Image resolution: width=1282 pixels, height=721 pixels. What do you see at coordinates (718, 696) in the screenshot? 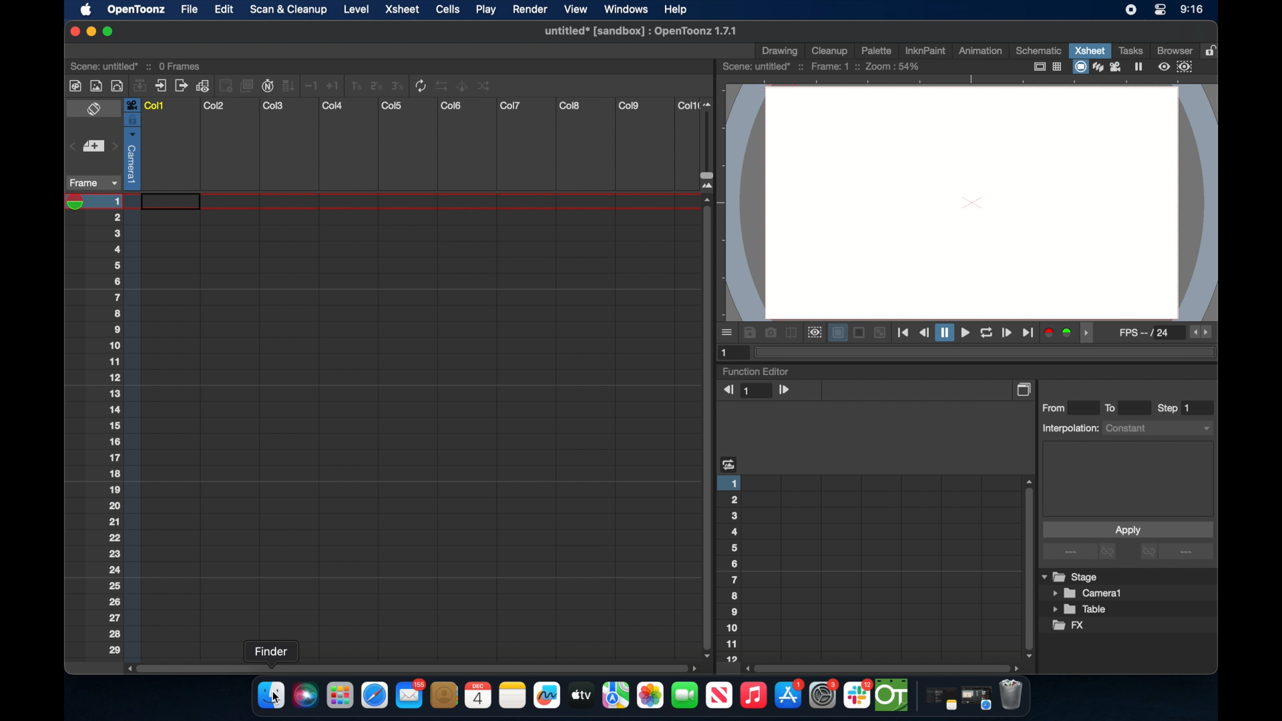
I see `apple tv` at bounding box center [718, 696].